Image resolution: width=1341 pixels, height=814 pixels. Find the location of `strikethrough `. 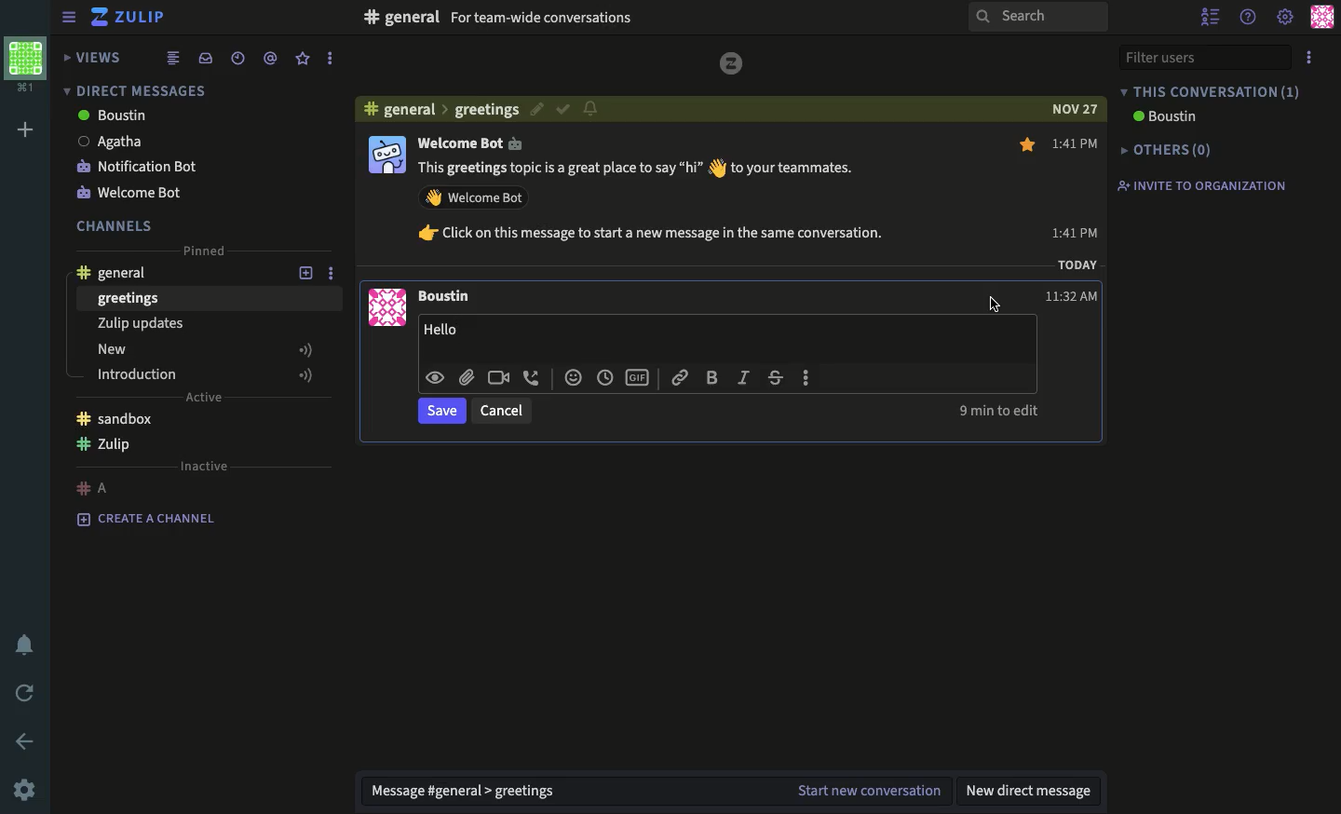

strikethrough  is located at coordinates (775, 379).